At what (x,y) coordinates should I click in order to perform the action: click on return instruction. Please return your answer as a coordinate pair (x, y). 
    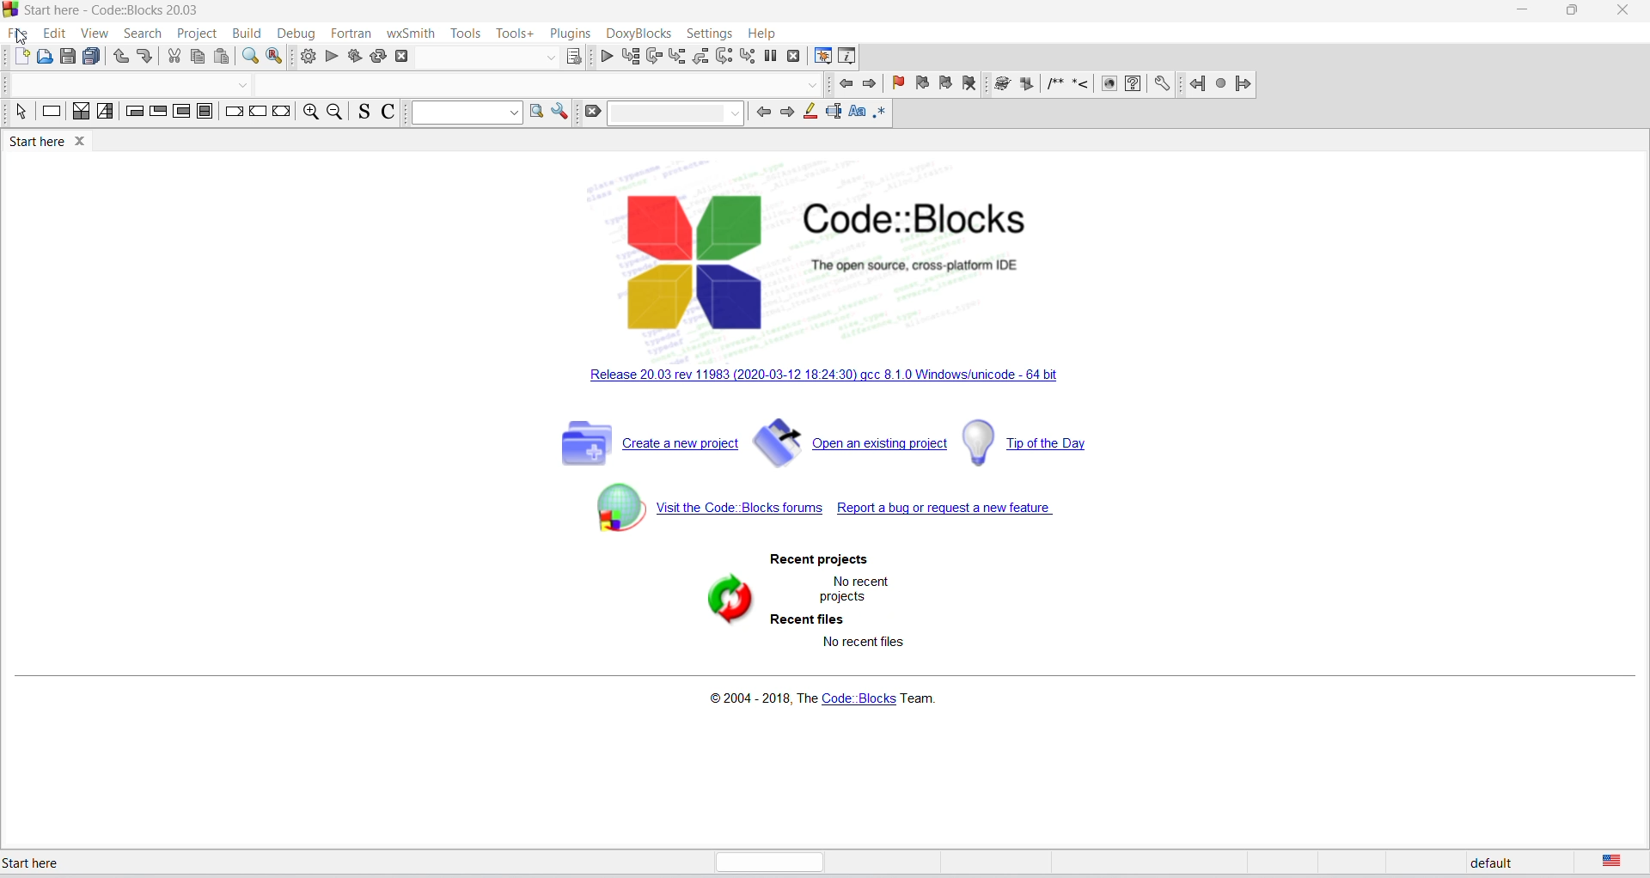
    Looking at the image, I should click on (283, 115).